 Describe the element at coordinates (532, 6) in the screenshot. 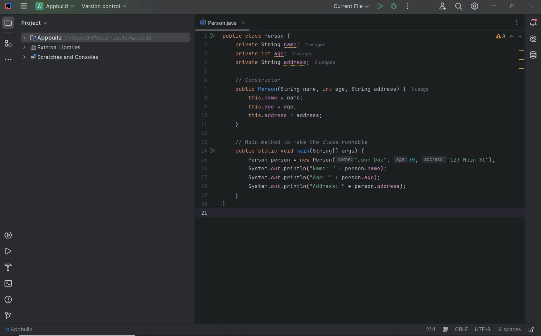

I see `close` at that location.